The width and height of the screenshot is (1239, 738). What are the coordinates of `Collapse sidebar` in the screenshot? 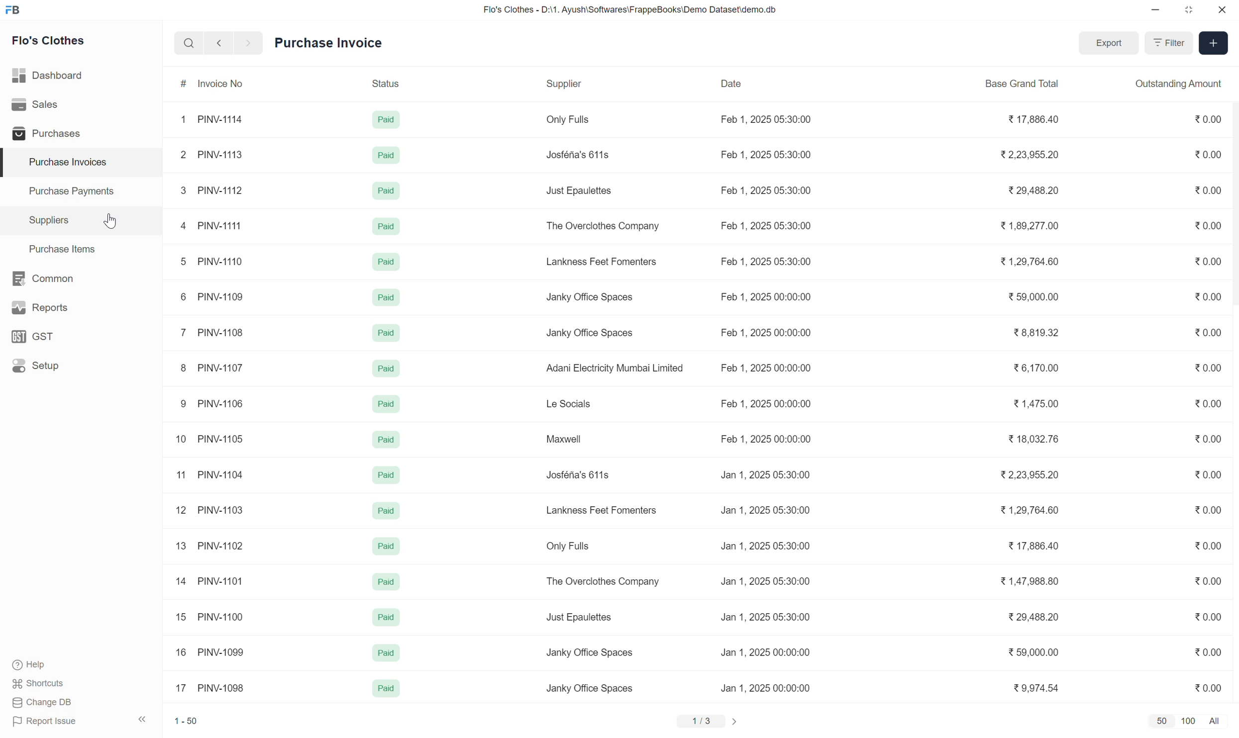 It's located at (142, 719).